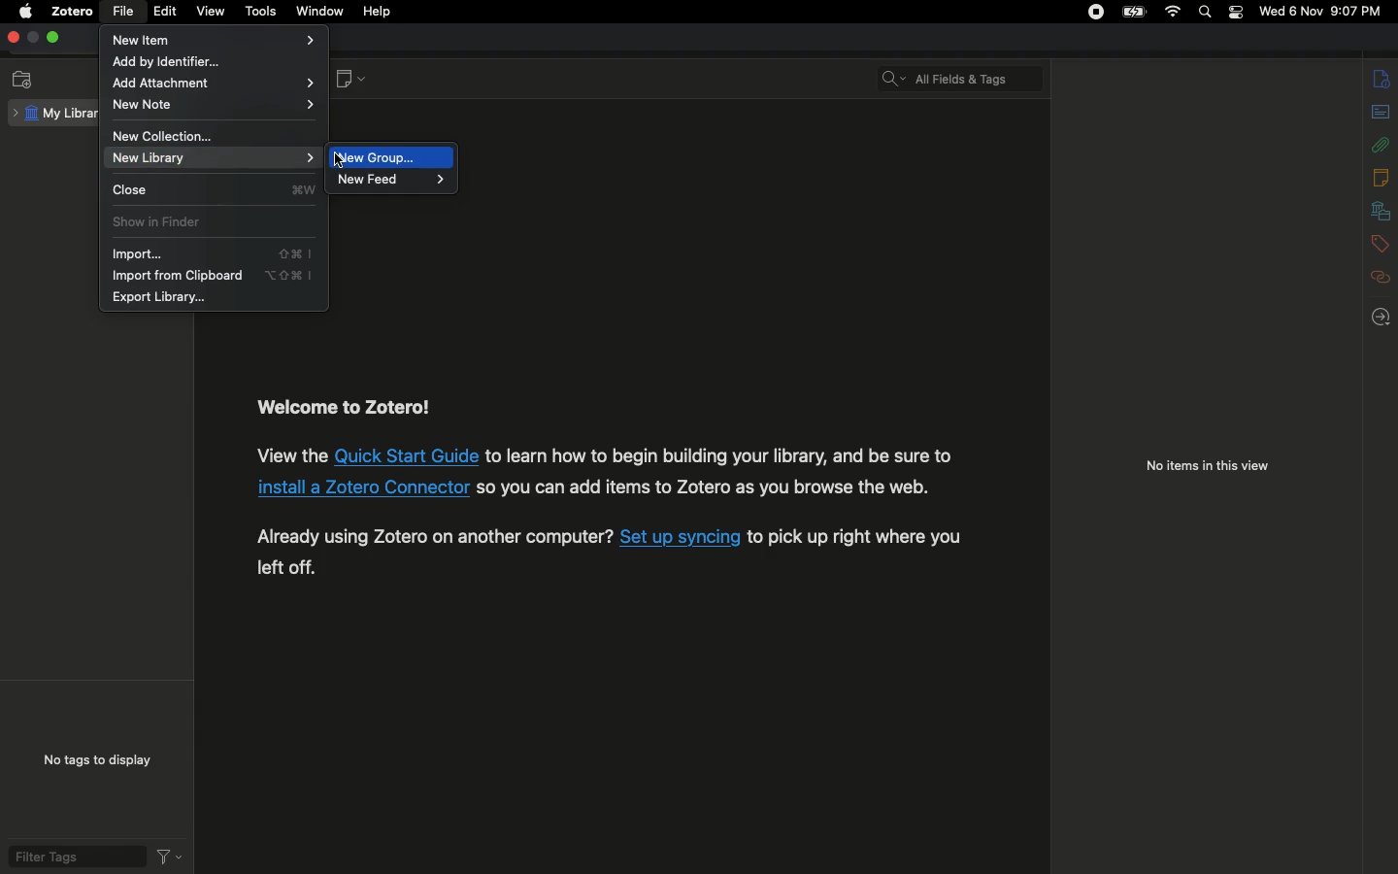  Describe the element at coordinates (24, 13) in the screenshot. I see `Apple logo` at that location.